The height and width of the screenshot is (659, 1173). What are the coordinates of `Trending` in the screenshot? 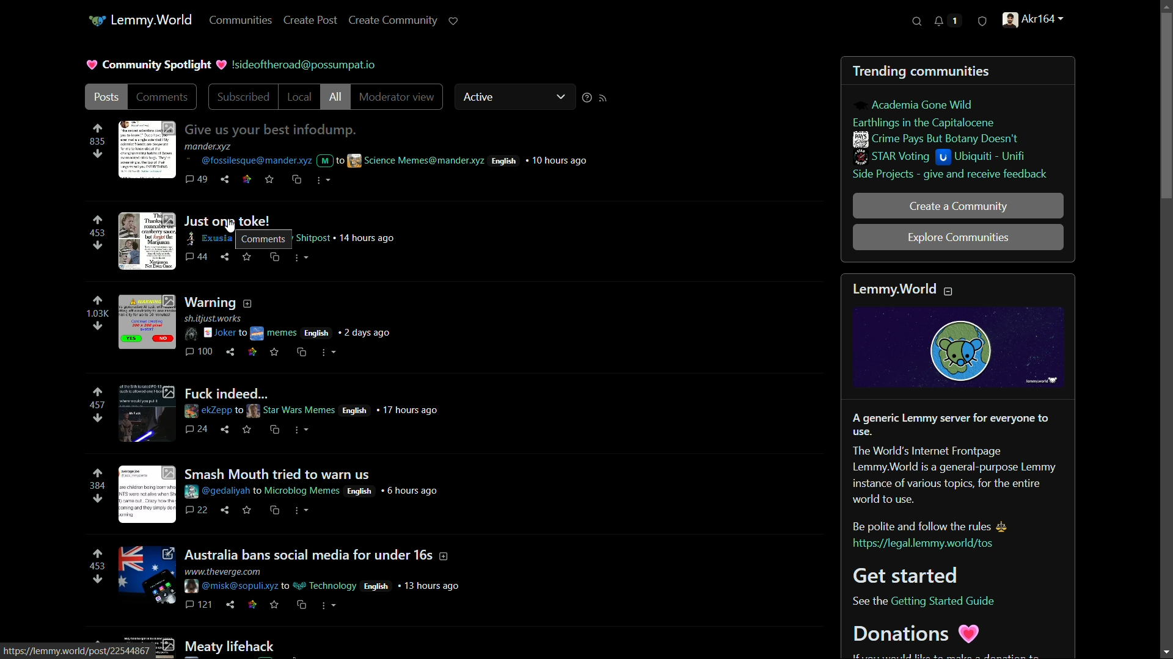 It's located at (877, 71).